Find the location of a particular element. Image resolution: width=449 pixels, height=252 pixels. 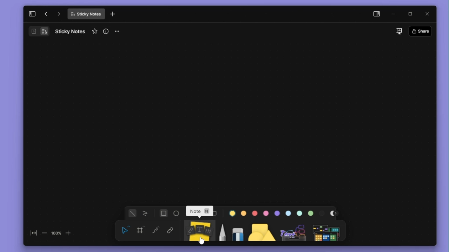

zoom out is located at coordinates (44, 231).